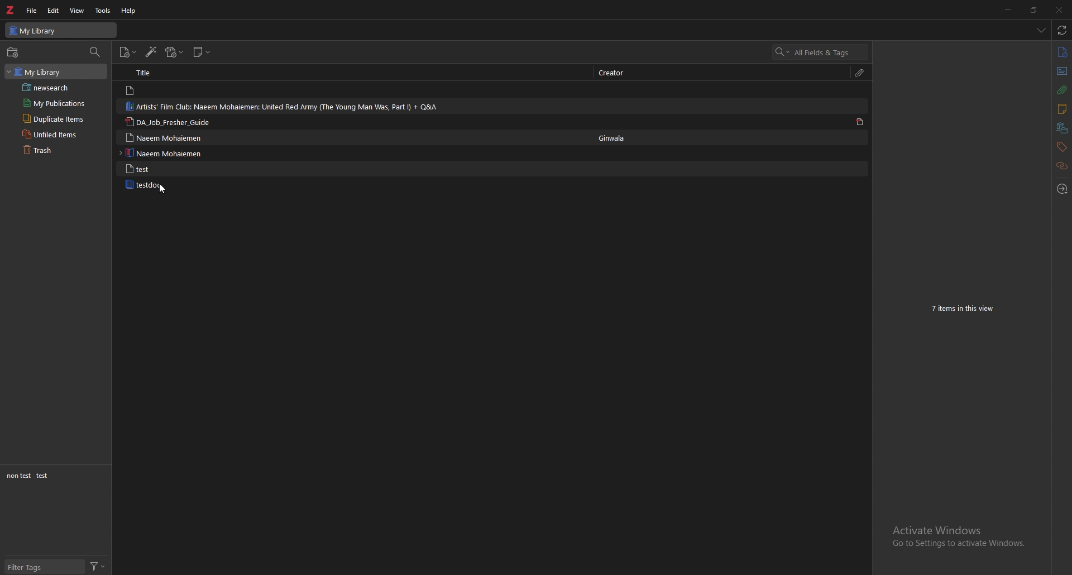 The image size is (1072, 575). Describe the element at coordinates (618, 138) in the screenshot. I see `Ginwala` at that location.